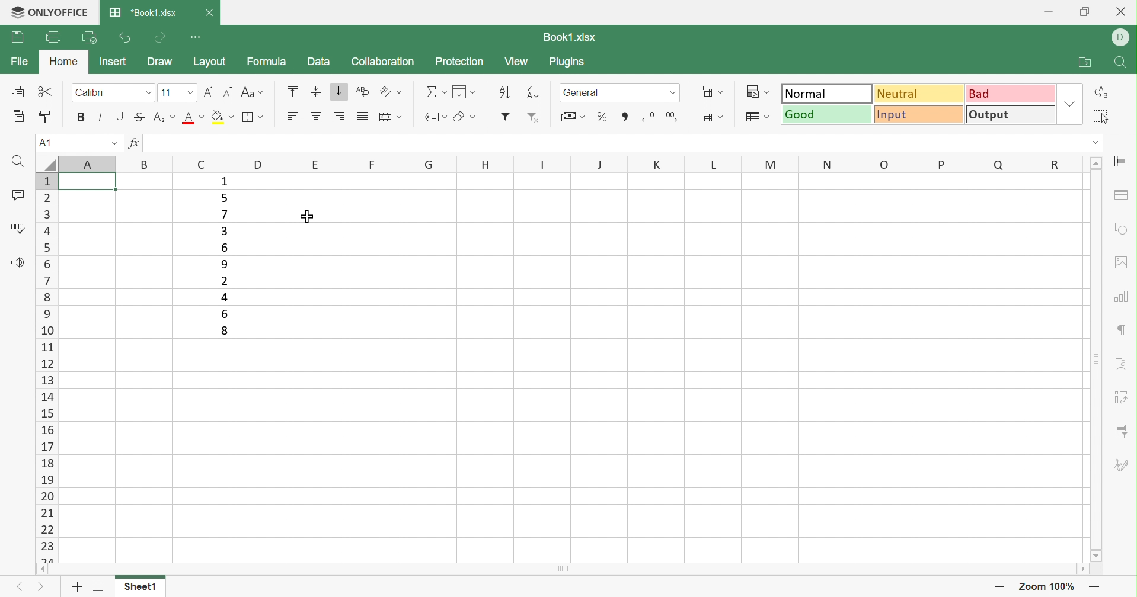 This screenshot has height=597, width=1137. Describe the element at coordinates (1122, 365) in the screenshot. I see `Text Art settings` at that location.